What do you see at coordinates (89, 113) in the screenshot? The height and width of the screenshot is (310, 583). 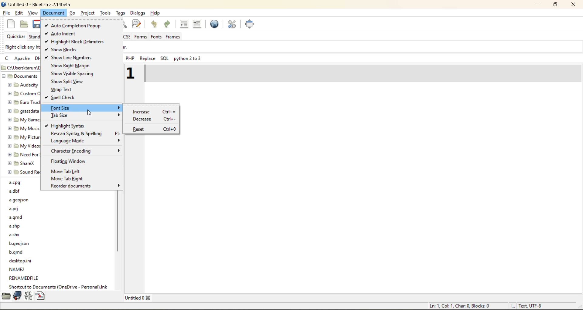 I see `cursor` at bounding box center [89, 113].